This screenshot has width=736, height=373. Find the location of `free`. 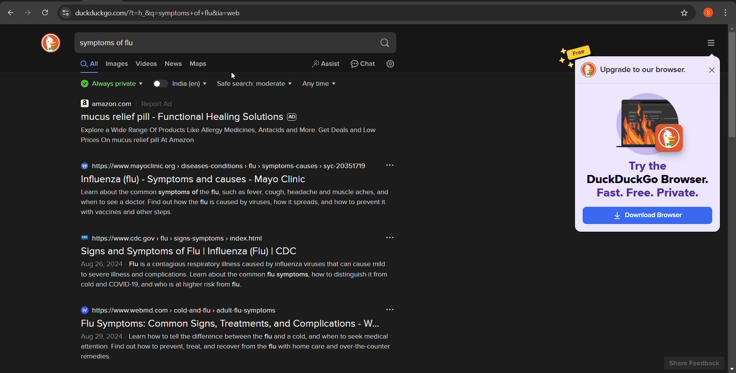

free is located at coordinates (579, 51).